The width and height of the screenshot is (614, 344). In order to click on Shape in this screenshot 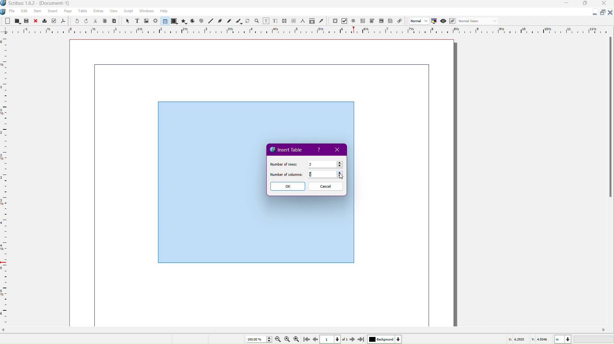, I will do `click(174, 21)`.